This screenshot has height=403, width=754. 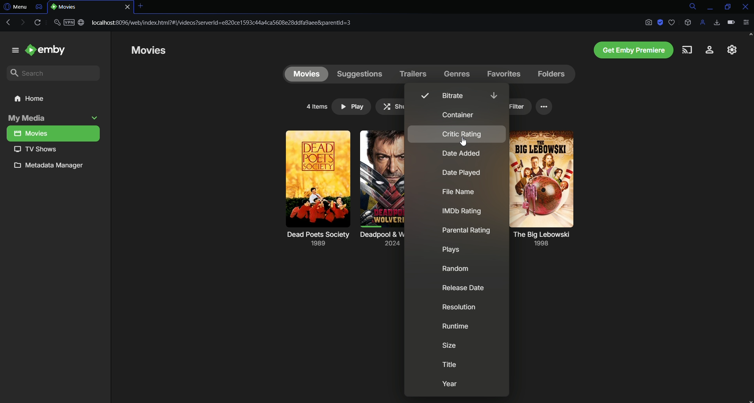 What do you see at coordinates (494, 95) in the screenshot?
I see `Sort` at bounding box center [494, 95].